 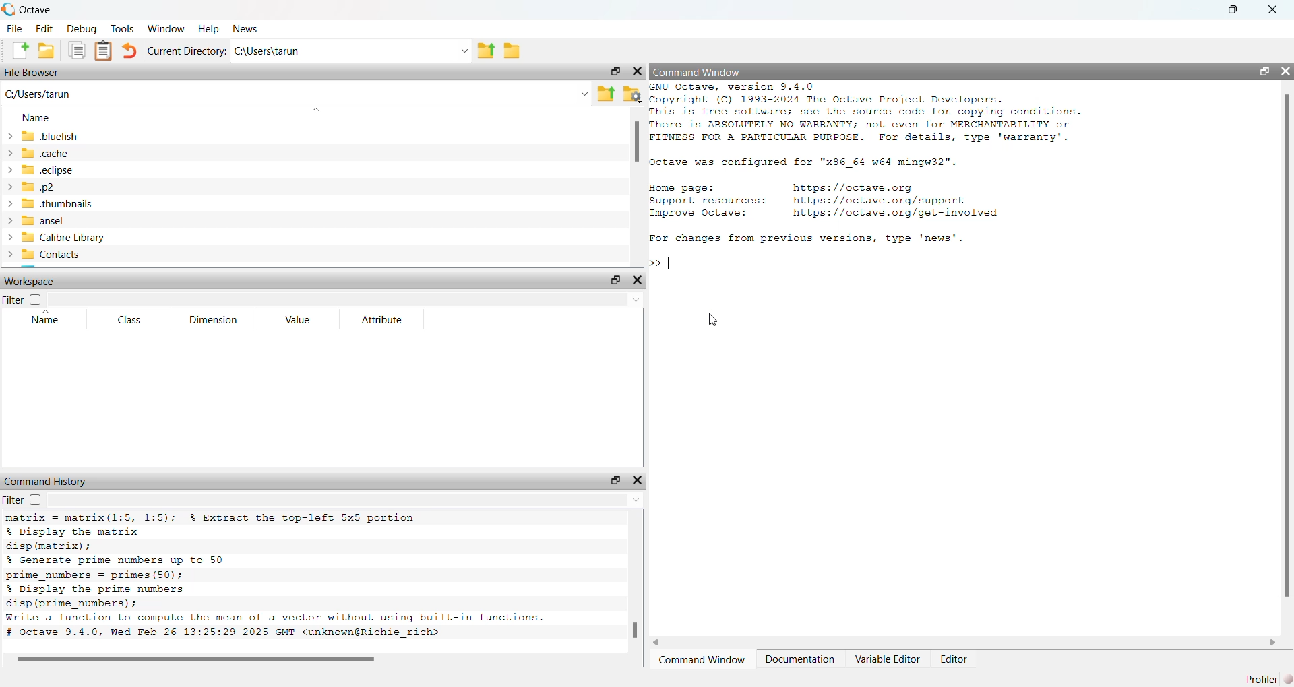 I want to click on scroll left, so click(x=658, y=643).